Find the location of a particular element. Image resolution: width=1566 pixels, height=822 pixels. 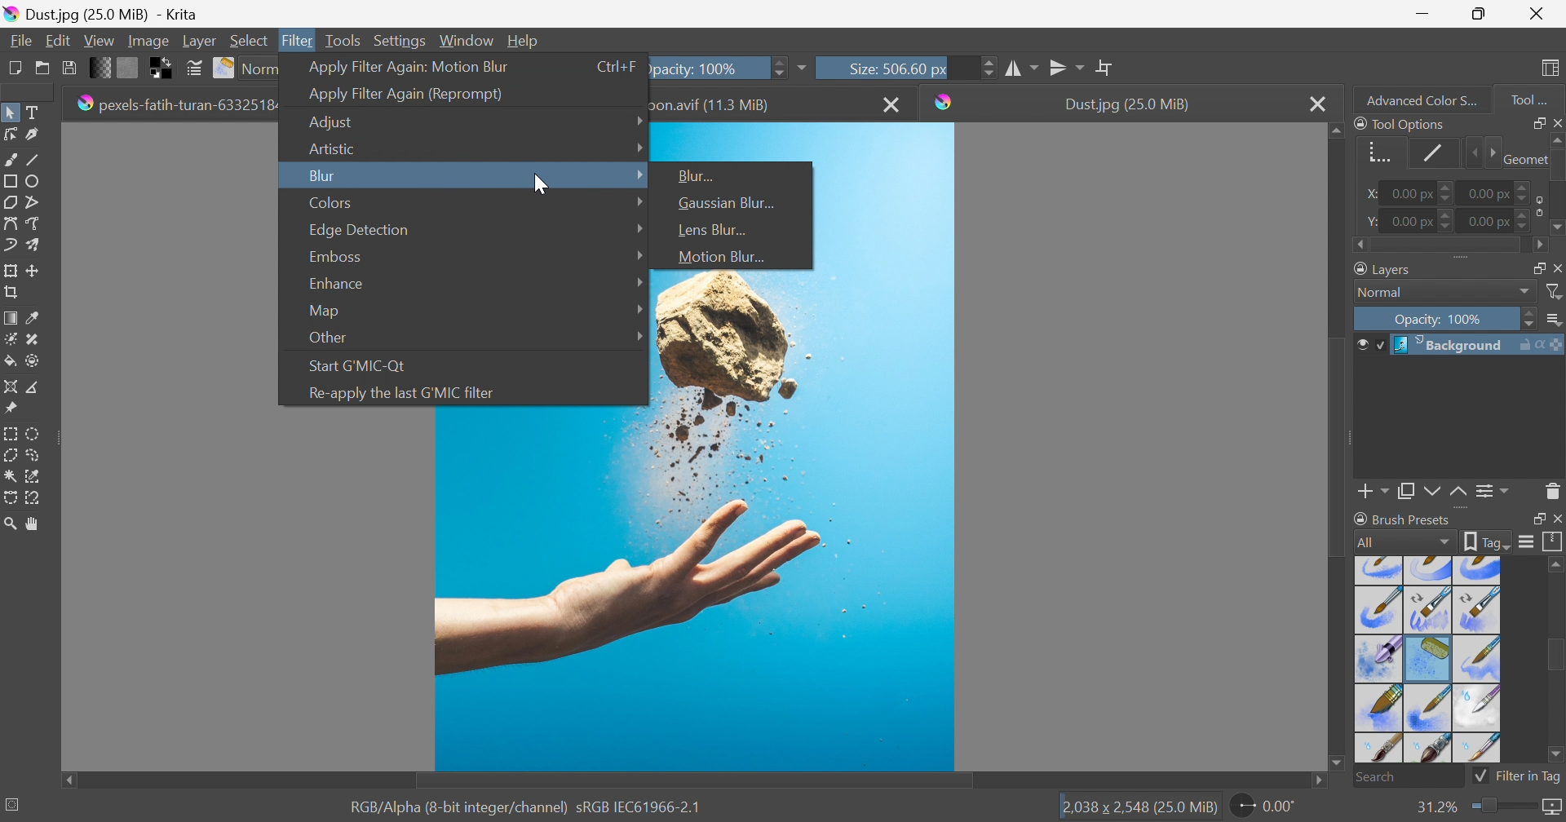

Polyline tool is located at coordinates (39, 201).